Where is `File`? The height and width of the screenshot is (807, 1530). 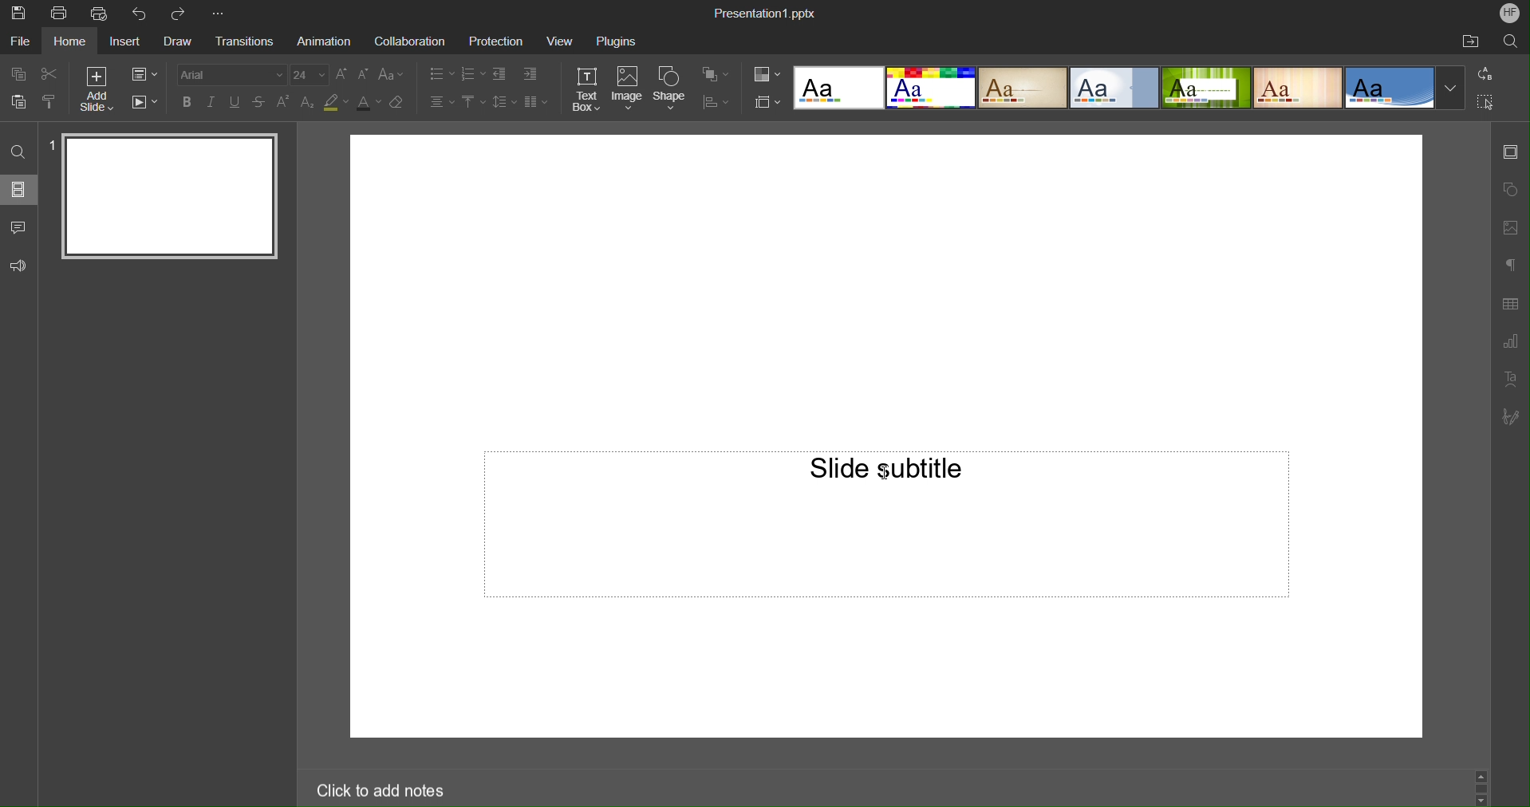 File is located at coordinates (20, 42).